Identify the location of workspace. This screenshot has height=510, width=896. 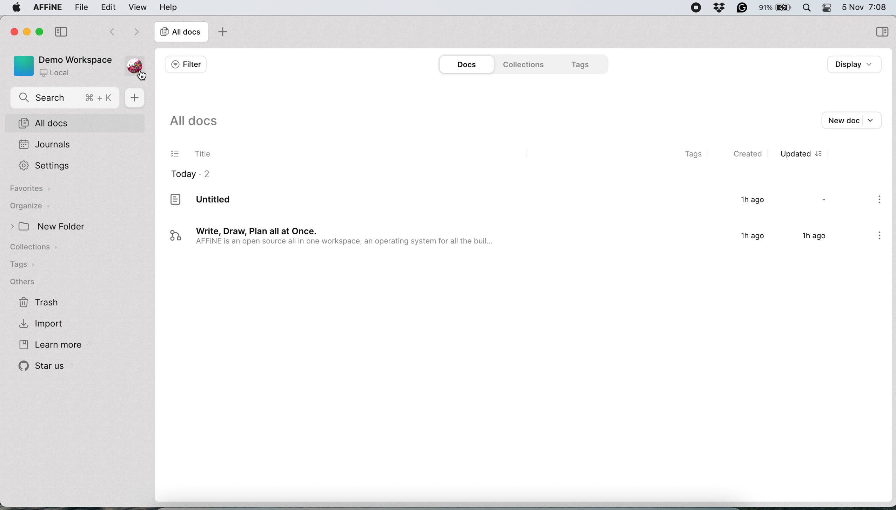
(62, 66).